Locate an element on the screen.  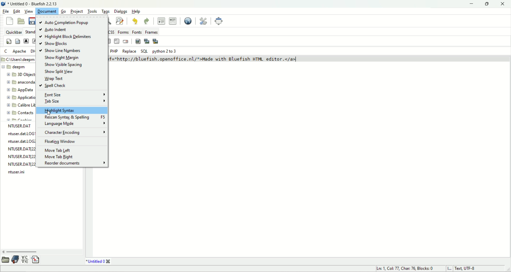
replace is located at coordinates (129, 51).